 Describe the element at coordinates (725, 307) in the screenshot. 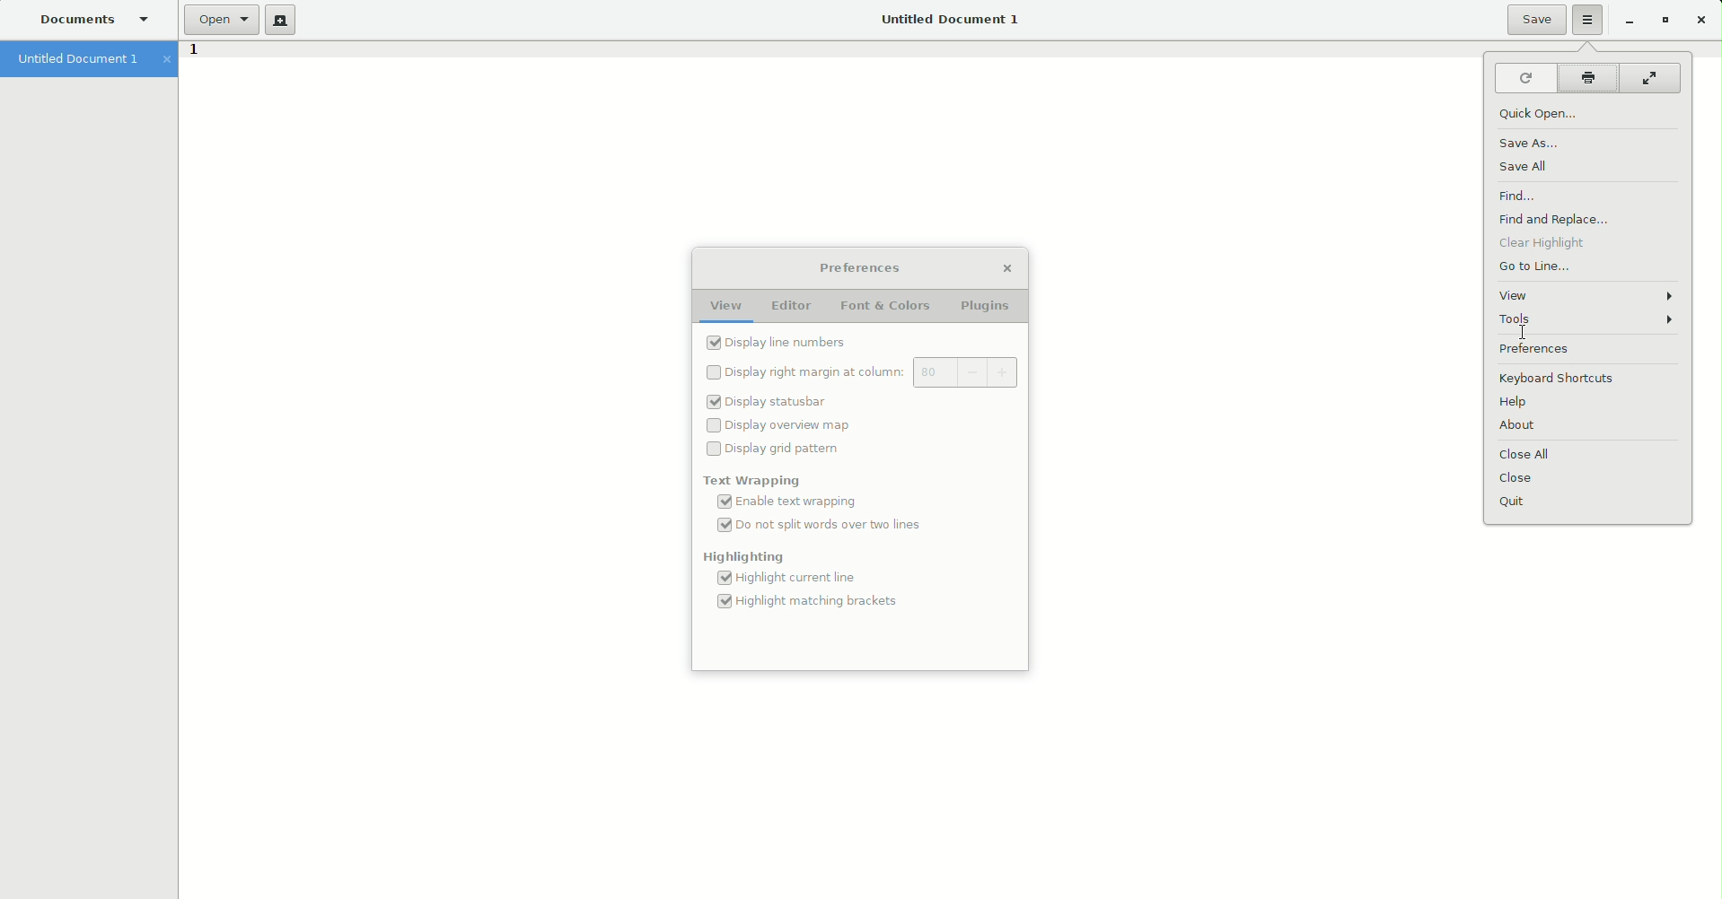

I see `View` at that location.